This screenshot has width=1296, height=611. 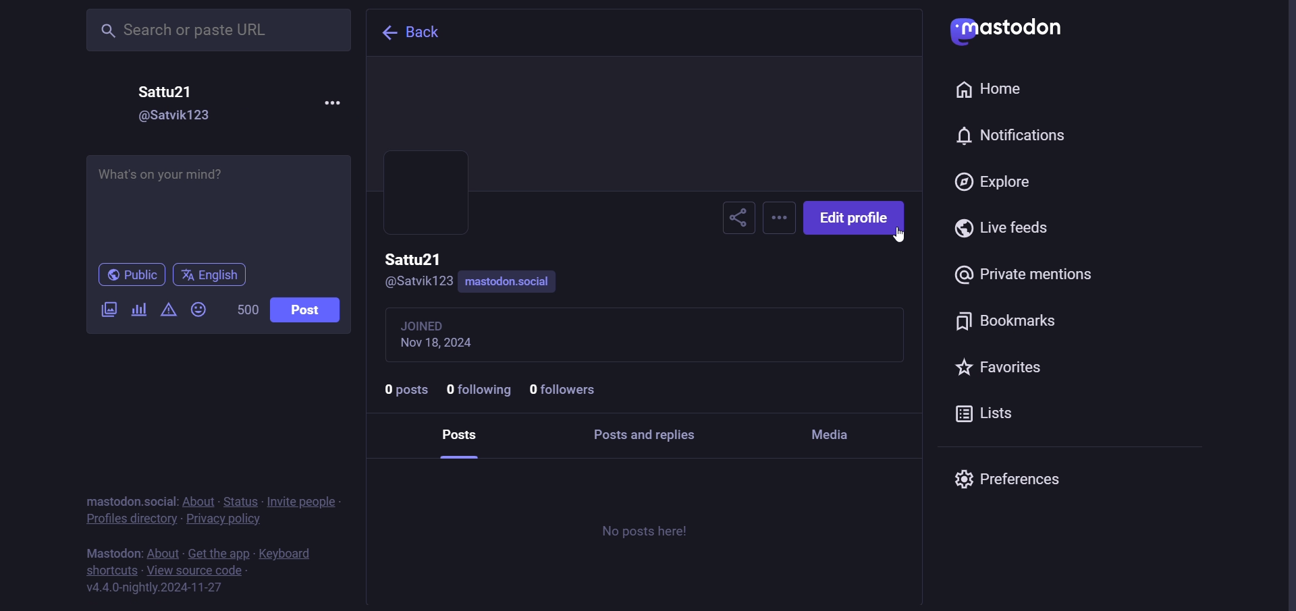 I want to click on mastodon, so click(x=1008, y=33).